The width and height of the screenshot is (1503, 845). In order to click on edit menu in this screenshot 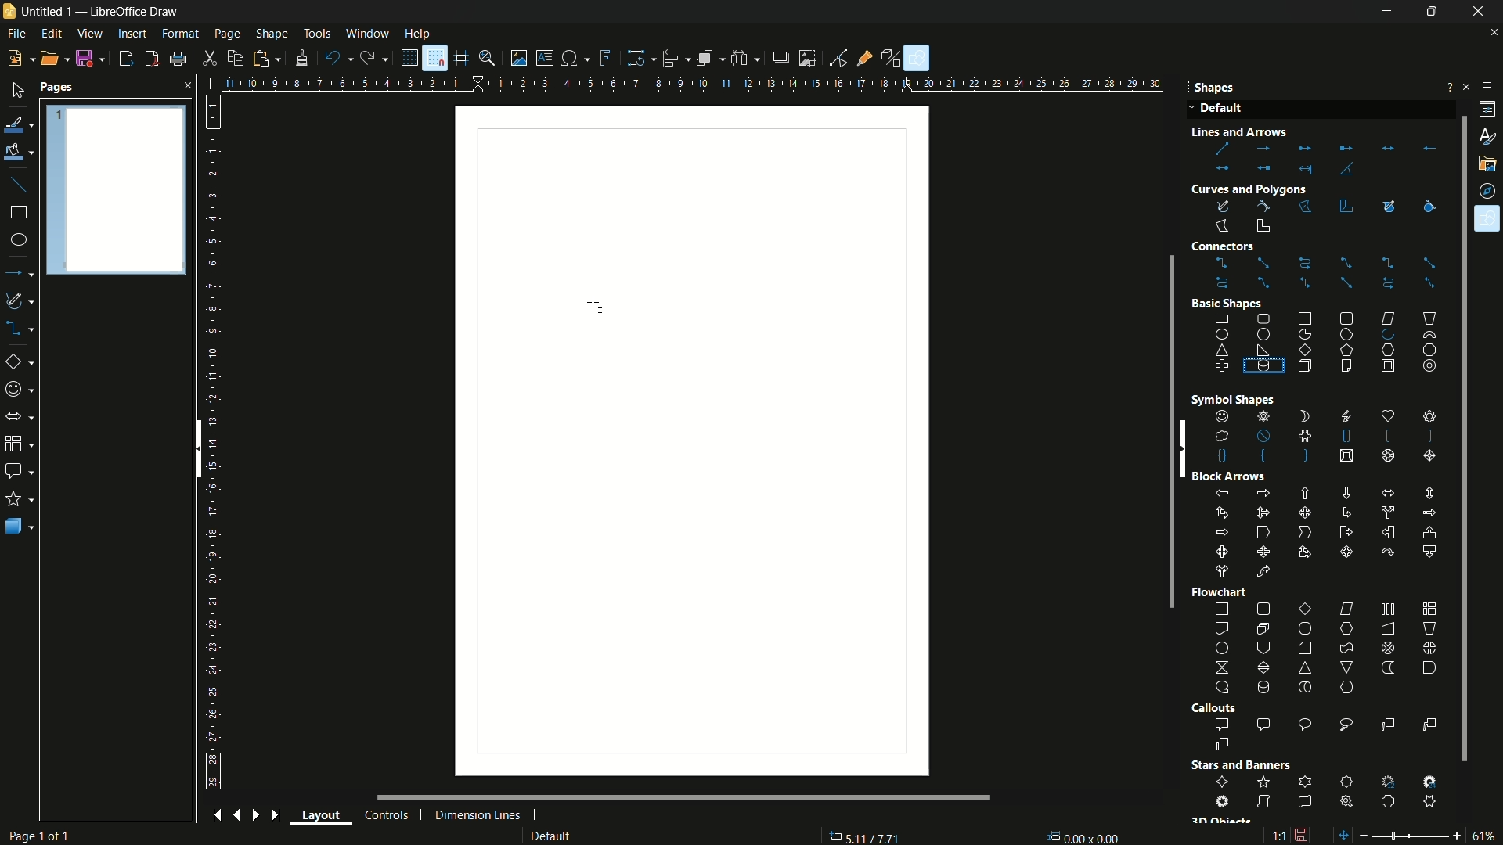, I will do `click(51, 34)`.